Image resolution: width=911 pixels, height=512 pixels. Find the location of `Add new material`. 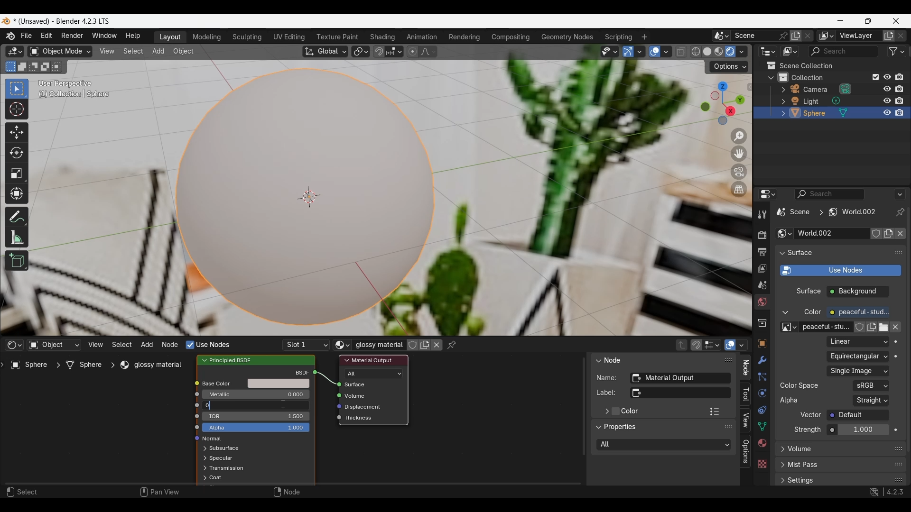

Add new material is located at coordinates (425, 345).